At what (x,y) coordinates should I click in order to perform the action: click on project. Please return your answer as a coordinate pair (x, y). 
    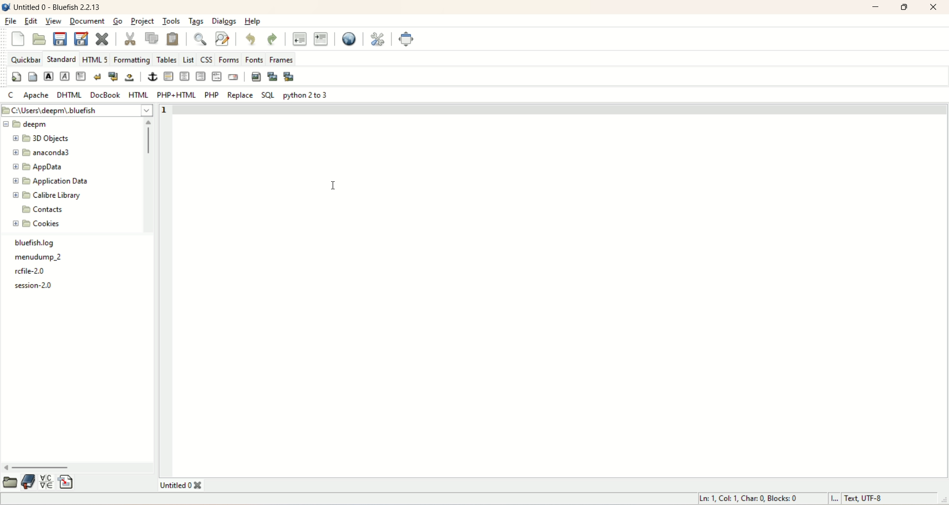
    Looking at the image, I should click on (144, 22).